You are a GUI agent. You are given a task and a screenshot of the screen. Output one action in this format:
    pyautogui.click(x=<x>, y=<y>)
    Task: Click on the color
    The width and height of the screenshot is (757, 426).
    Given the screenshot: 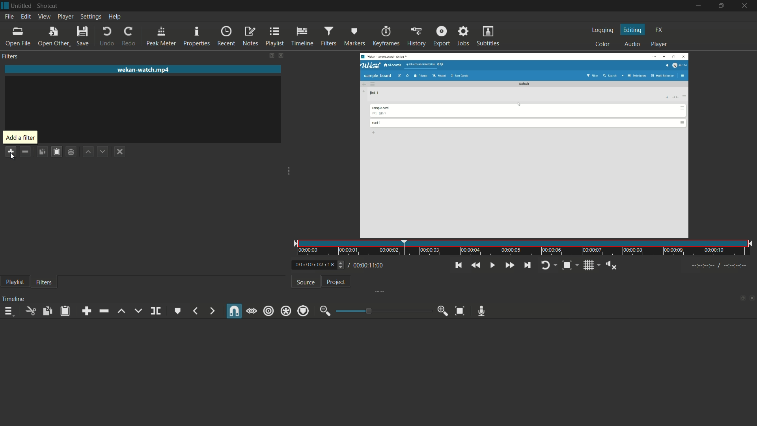 What is the action you would take?
    pyautogui.click(x=603, y=44)
    